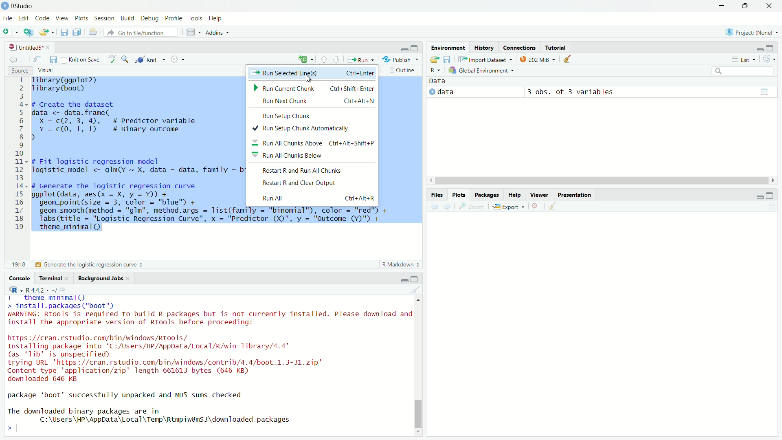  Describe the element at coordinates (403, 70) in the screenshot. I see `Outline` at that location.